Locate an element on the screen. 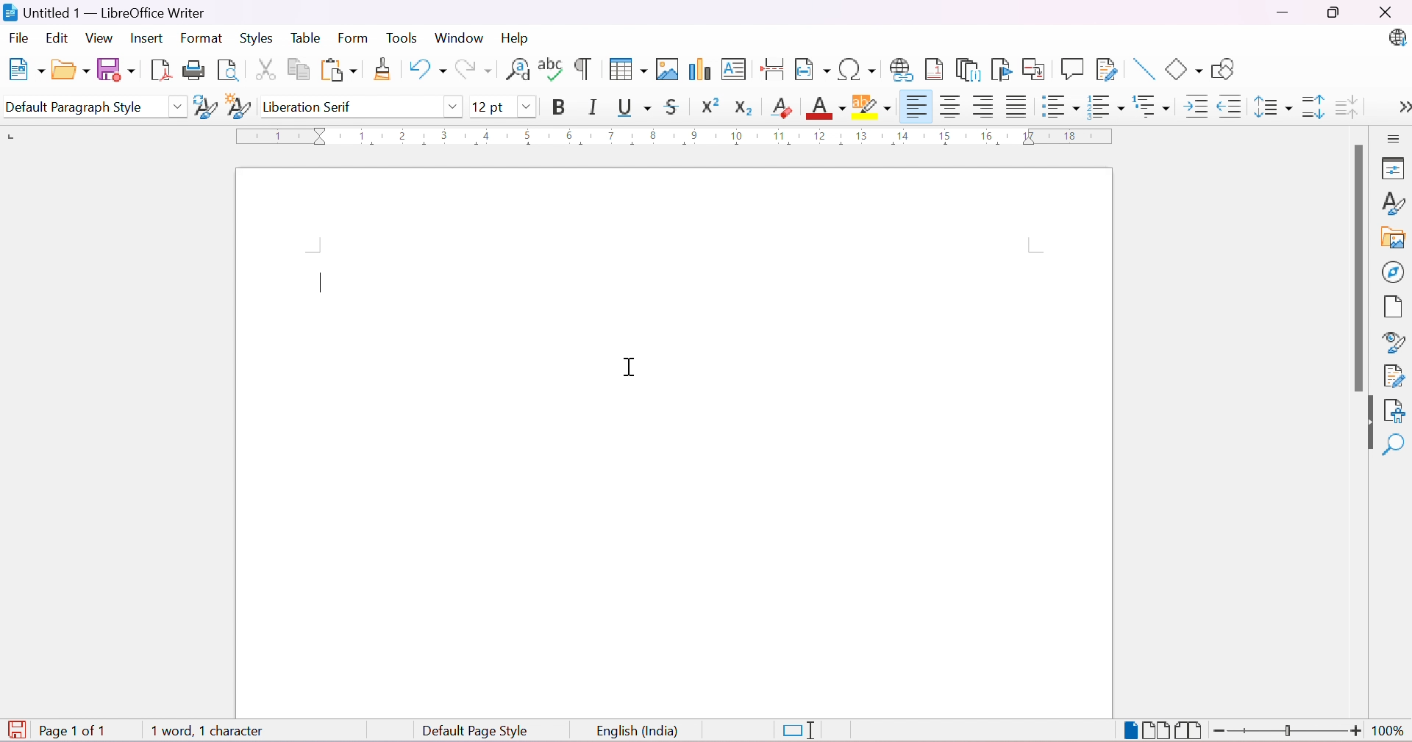  Cut is located at coordinates (263, 68).